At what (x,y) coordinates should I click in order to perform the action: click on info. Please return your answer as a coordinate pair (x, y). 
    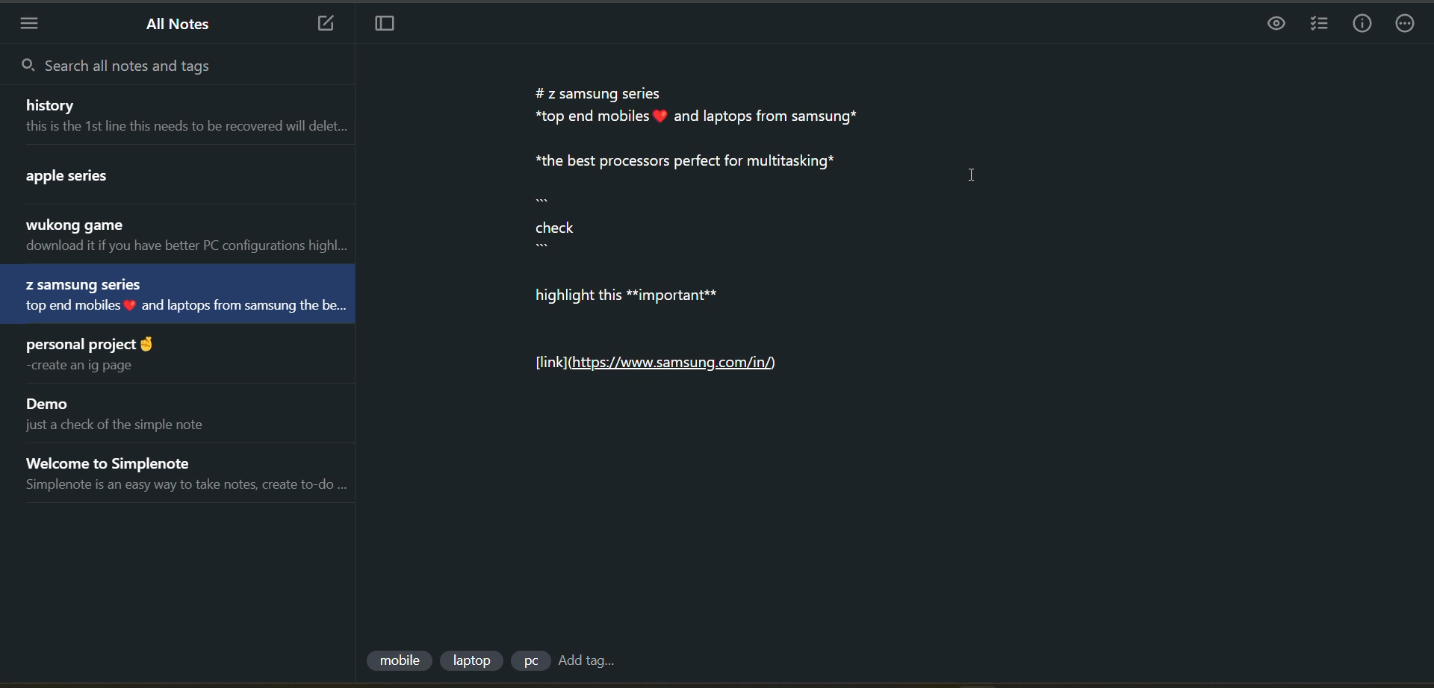
    Looking at the image, I should click on (1361, 25).